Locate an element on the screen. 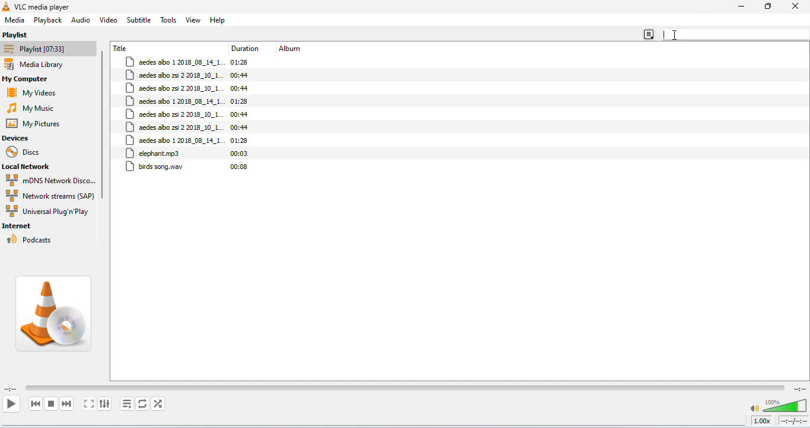 The image size is (810, 428). toggle between loop is located at coordinates (142, 404).